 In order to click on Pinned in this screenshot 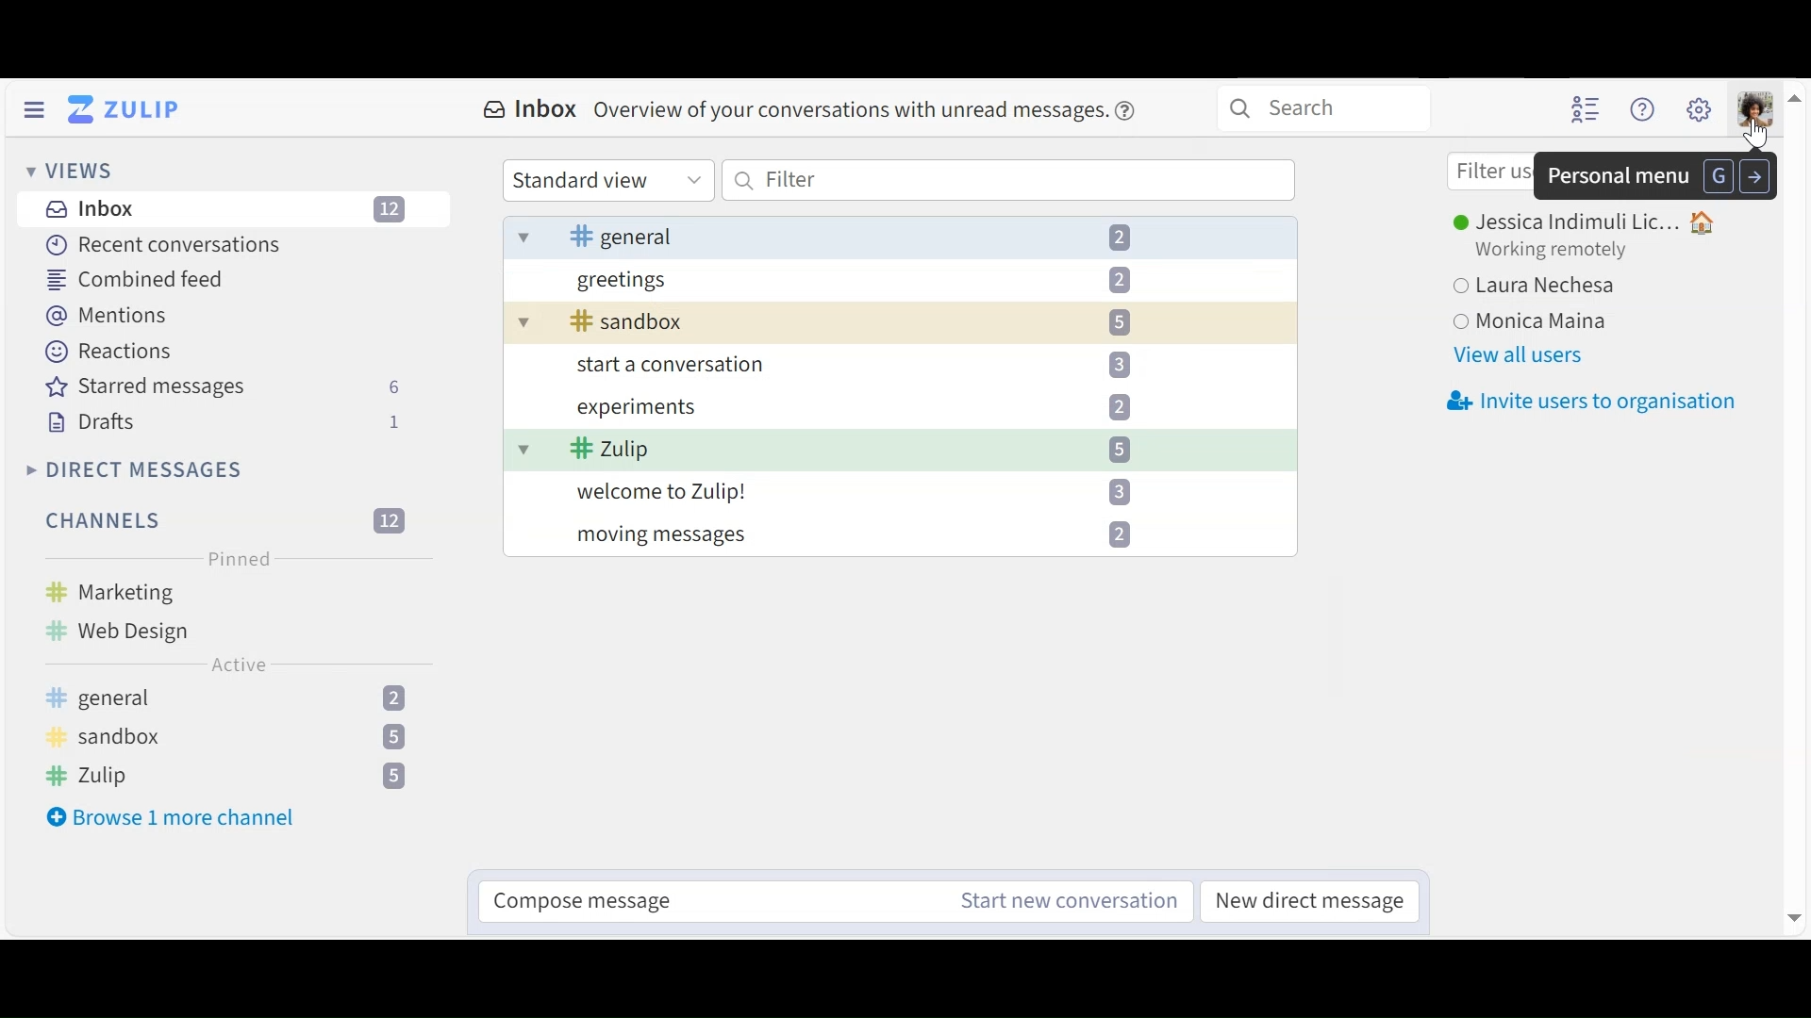, I will do `click(240, 560)`.